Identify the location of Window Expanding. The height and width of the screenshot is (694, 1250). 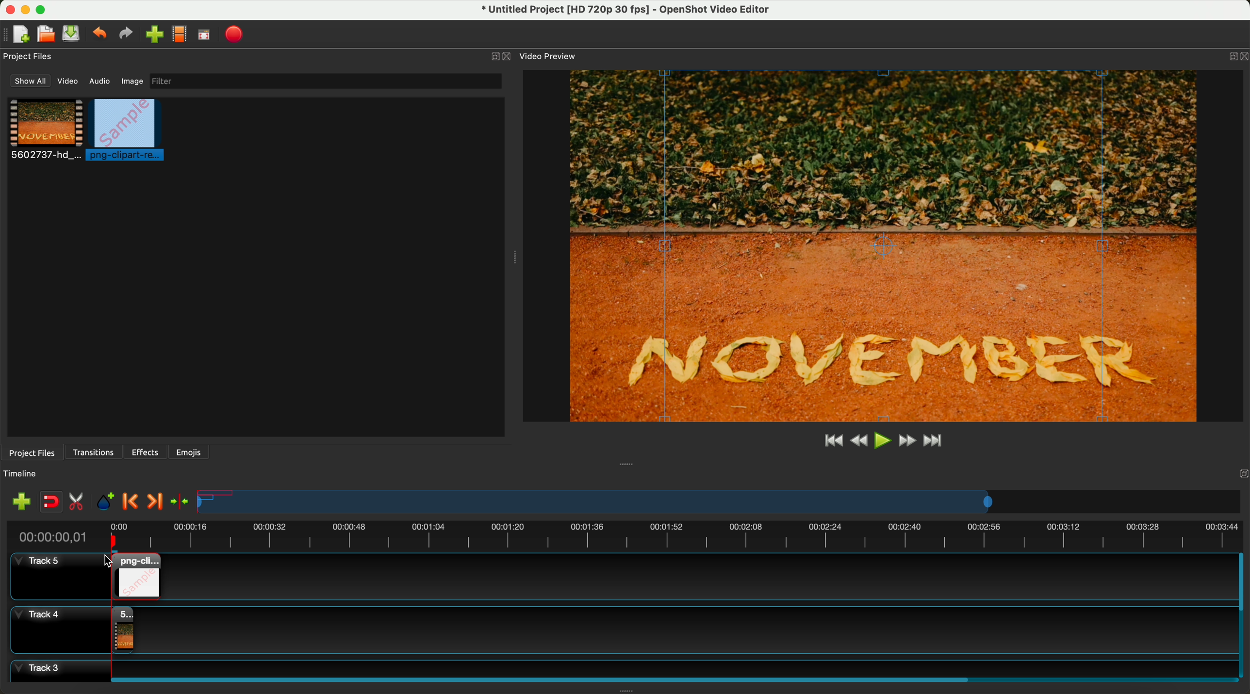
(627, 464).